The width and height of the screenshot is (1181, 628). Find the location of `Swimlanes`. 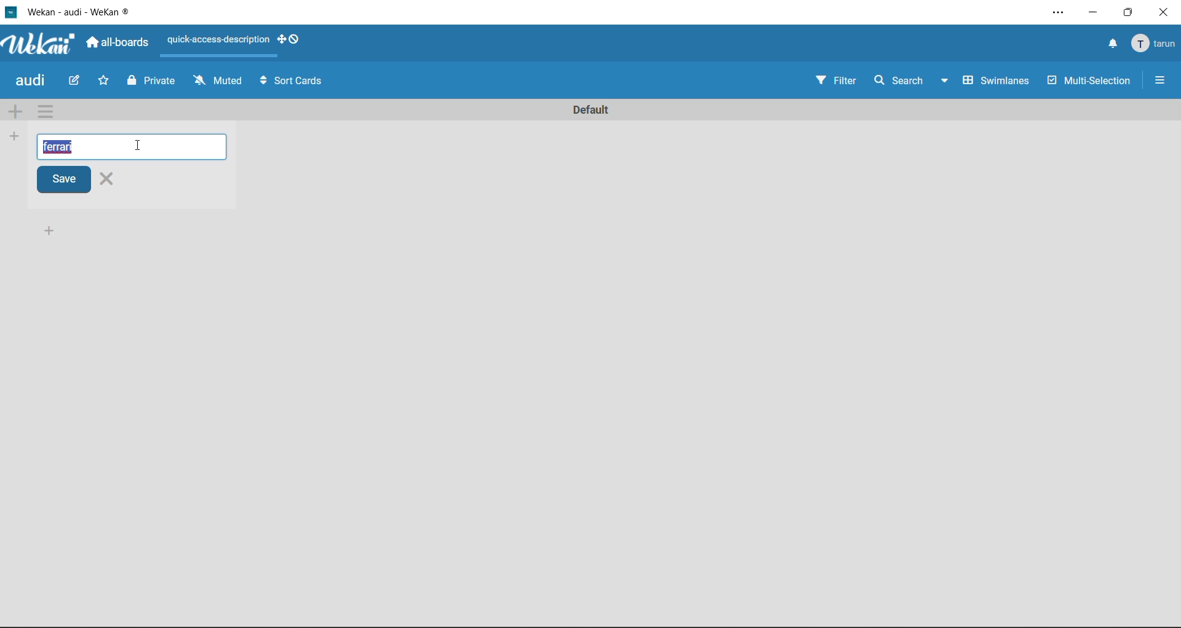

Swimlanes is located at coordinates (998, 79).